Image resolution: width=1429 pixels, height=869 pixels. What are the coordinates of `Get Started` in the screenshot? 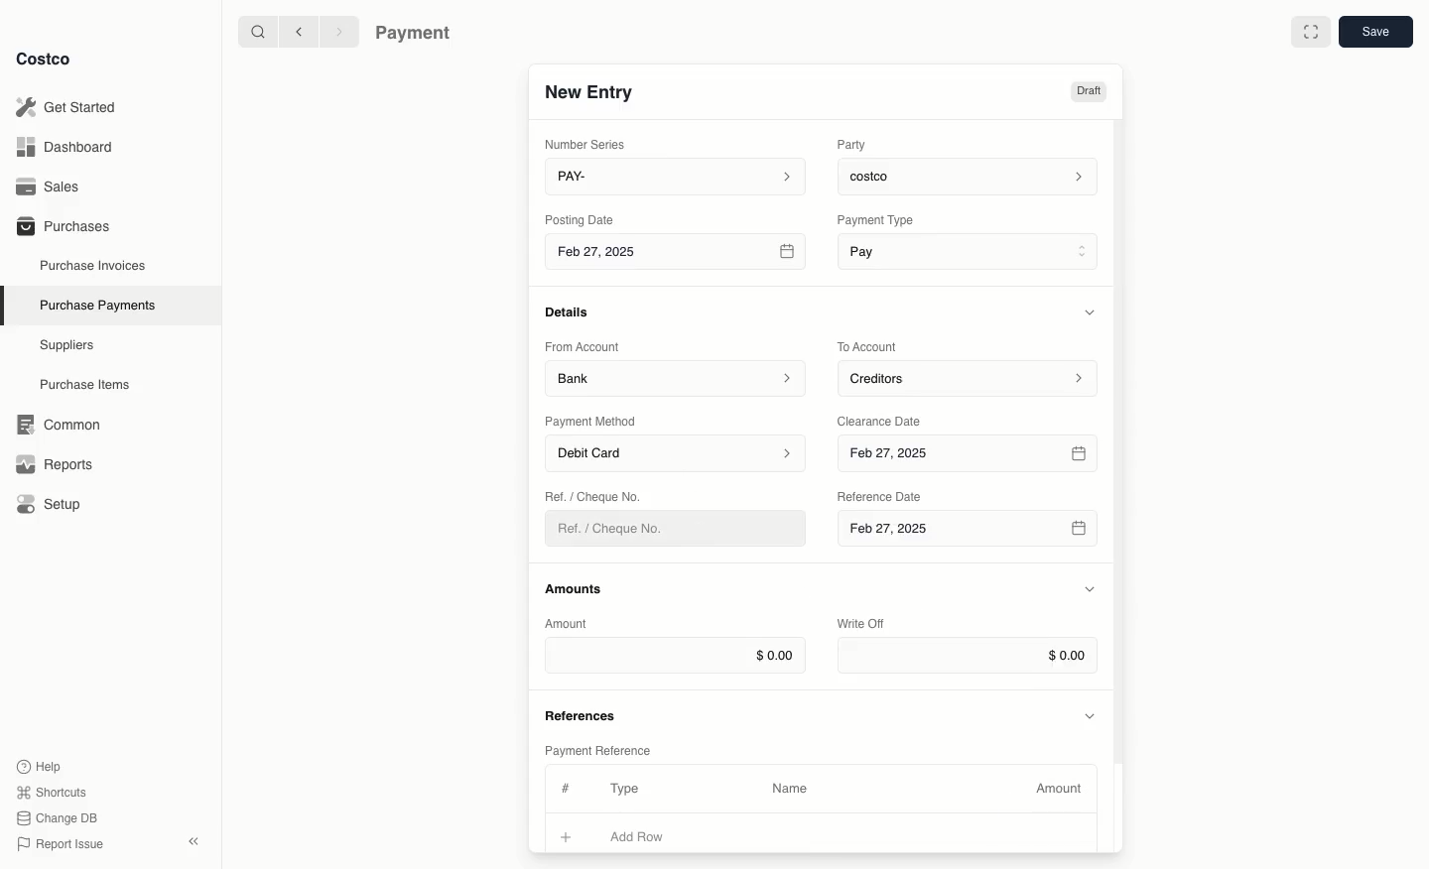 It's located at (70, 107).